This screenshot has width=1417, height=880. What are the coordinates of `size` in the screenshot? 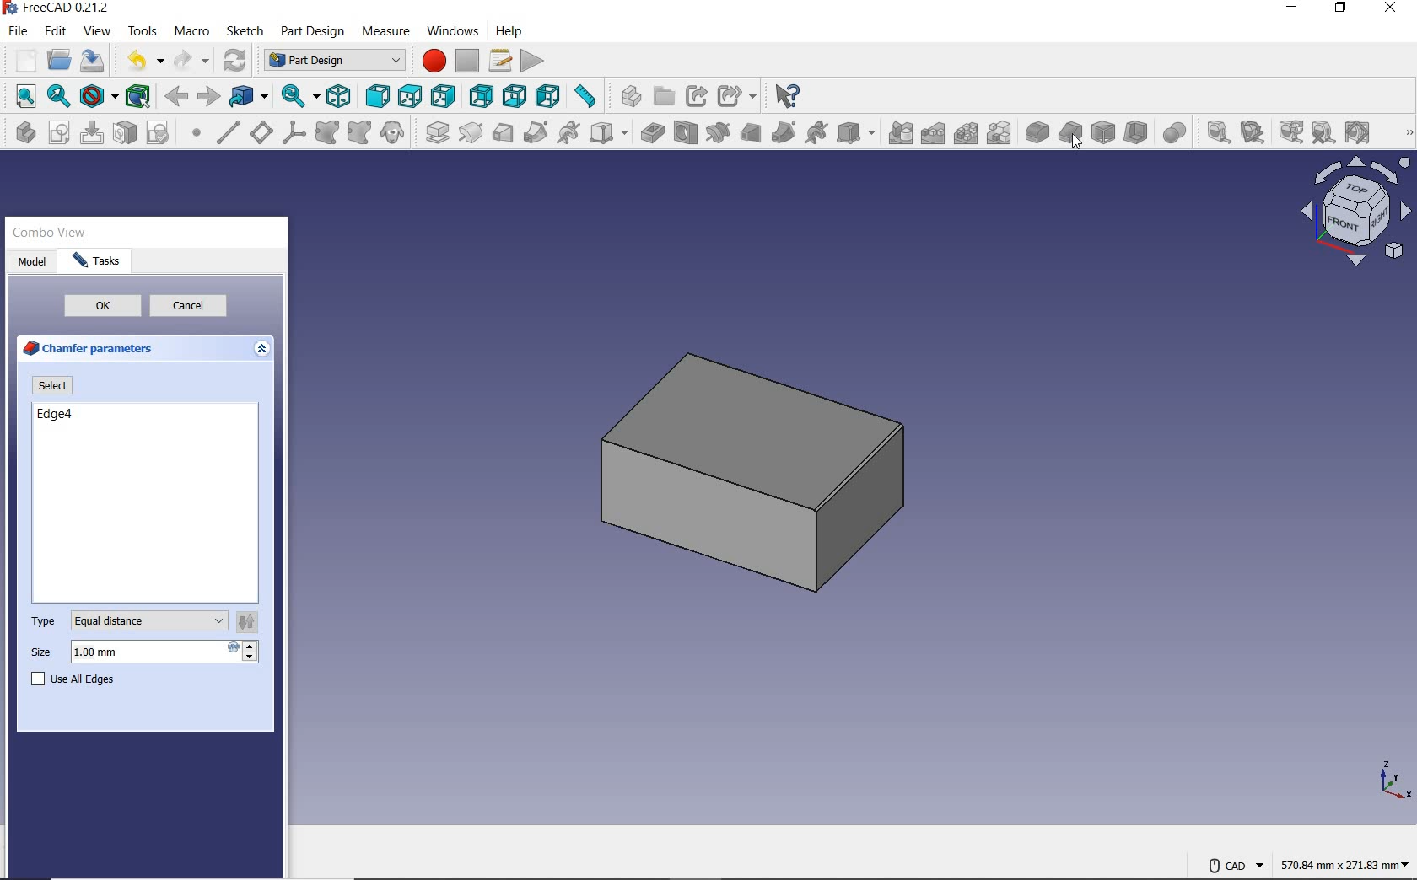 It's located at (45, 653).